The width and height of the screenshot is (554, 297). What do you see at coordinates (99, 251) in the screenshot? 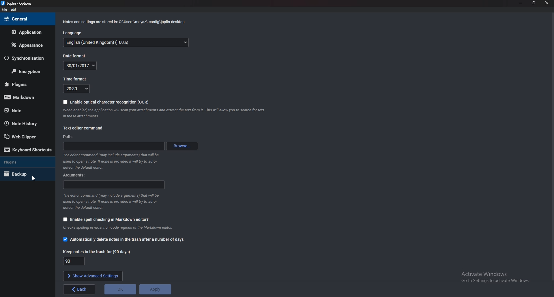
I see `Keep notes in the trash for` at bounding box center [99, 251].